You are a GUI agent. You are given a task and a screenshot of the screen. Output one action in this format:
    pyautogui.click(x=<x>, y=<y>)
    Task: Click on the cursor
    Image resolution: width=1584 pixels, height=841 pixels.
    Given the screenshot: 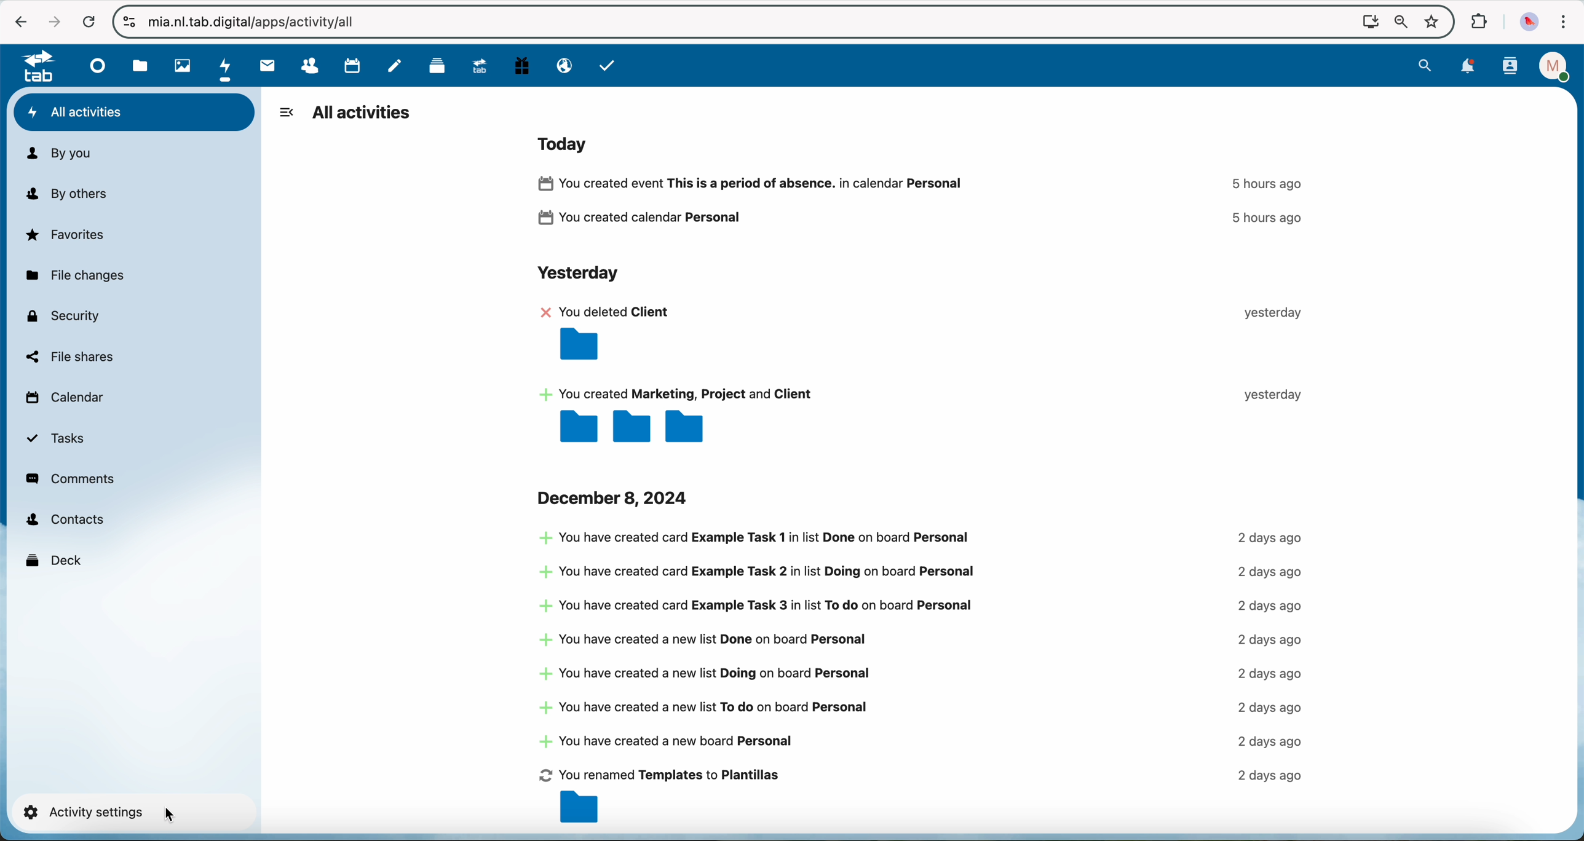 What is the action you would take?
    pyautogui.click(x=172, y=816)
    